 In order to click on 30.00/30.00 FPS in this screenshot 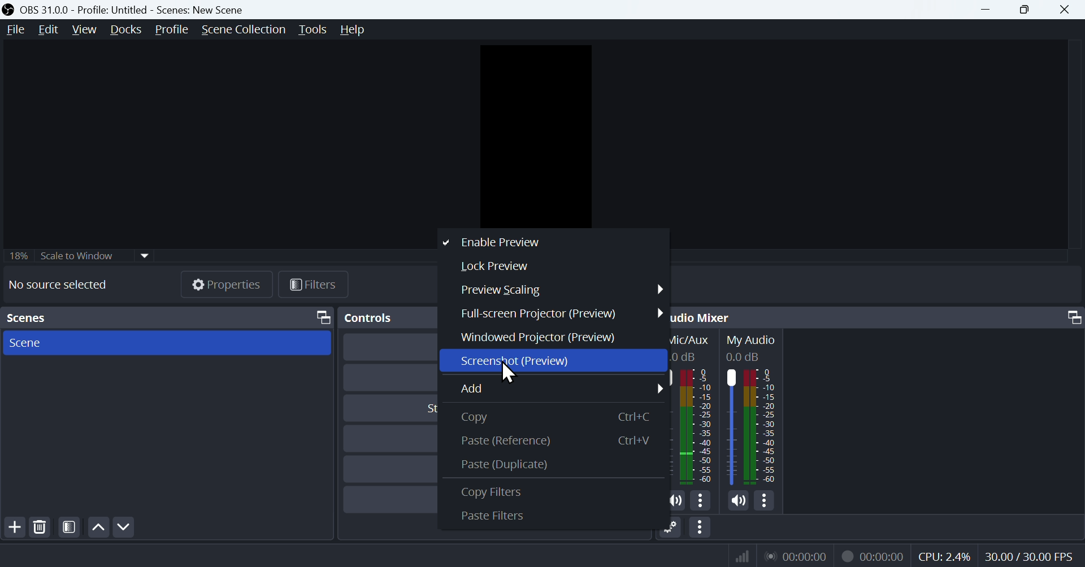, I will do `click(1032, 556)`.